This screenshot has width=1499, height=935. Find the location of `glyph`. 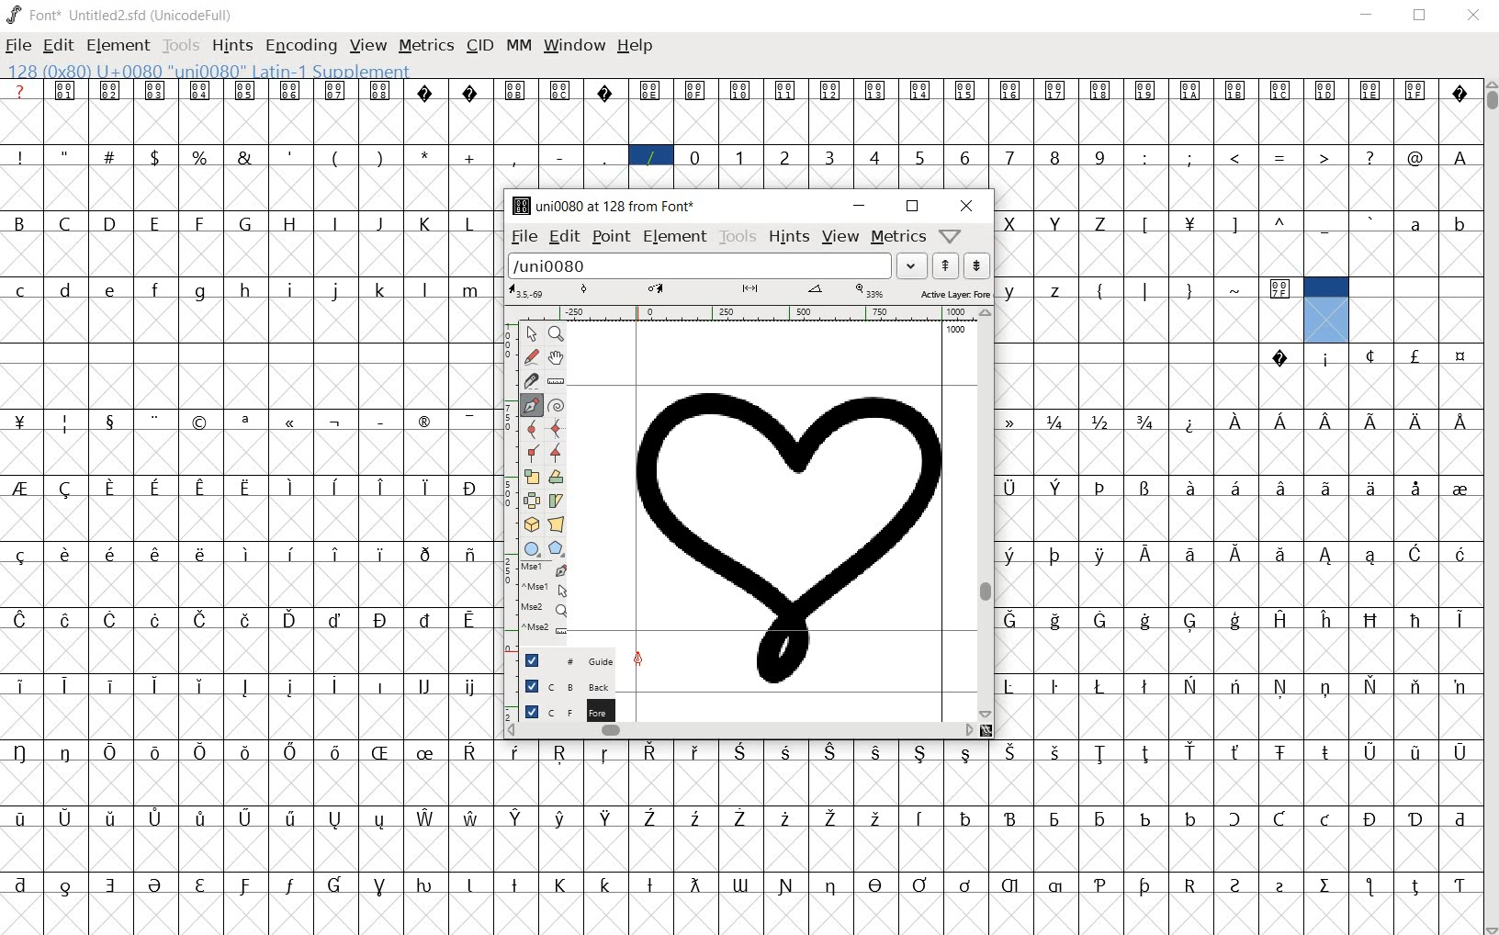

glyph is located at coordinates (468, 422).